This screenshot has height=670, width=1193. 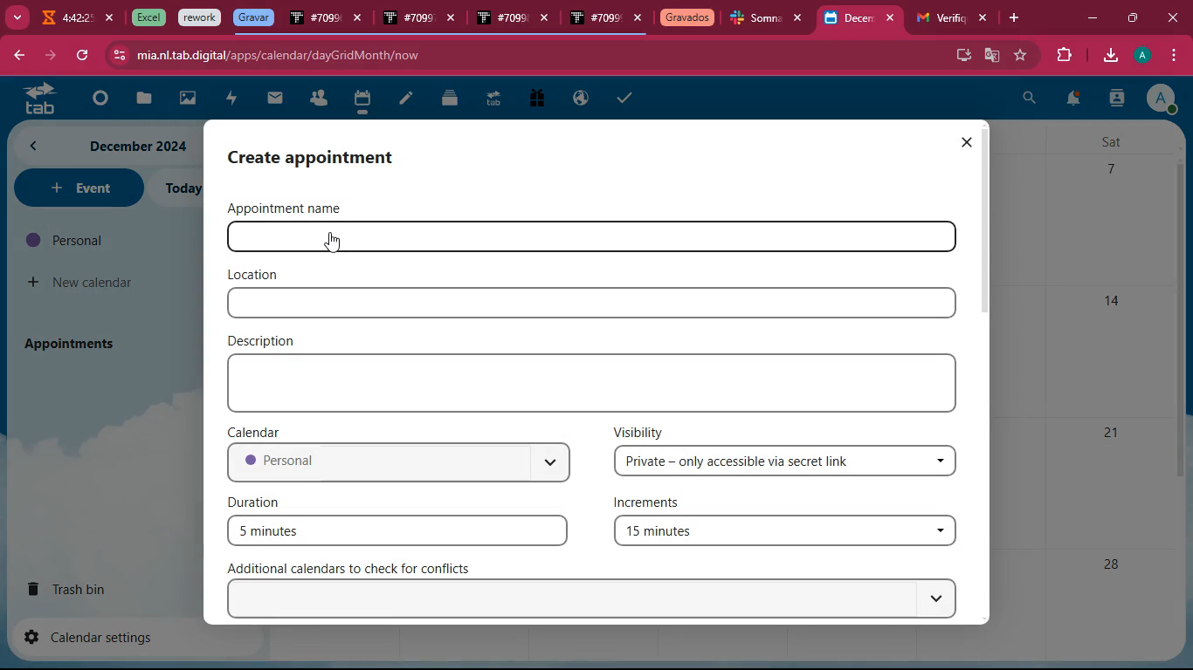 I want to click on type, so click(x=591, y=304).